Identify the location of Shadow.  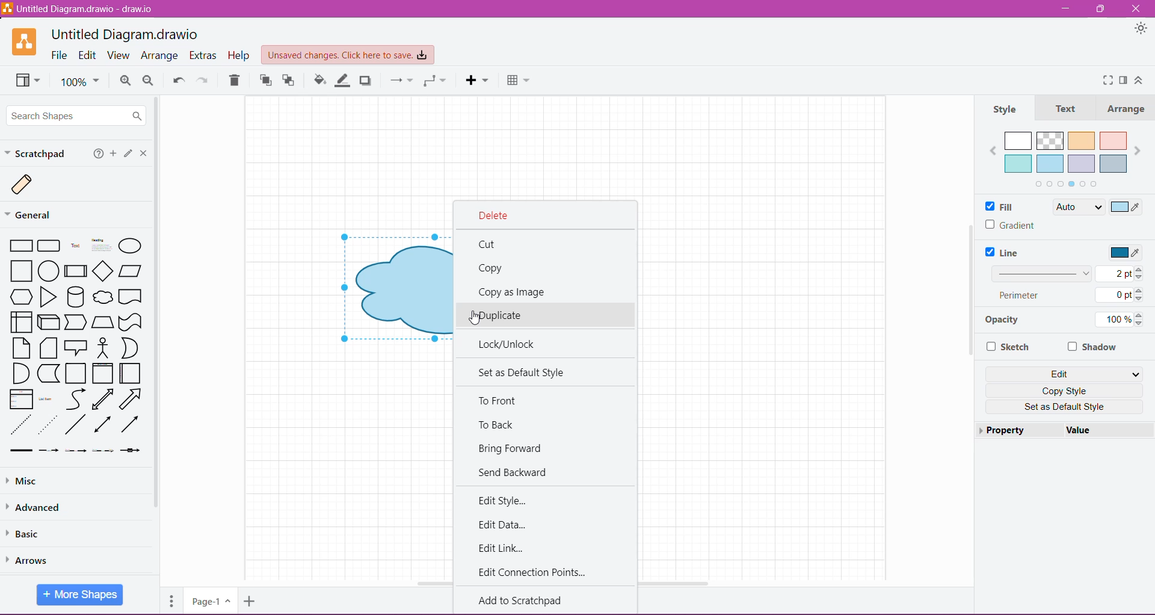
(366, 81).